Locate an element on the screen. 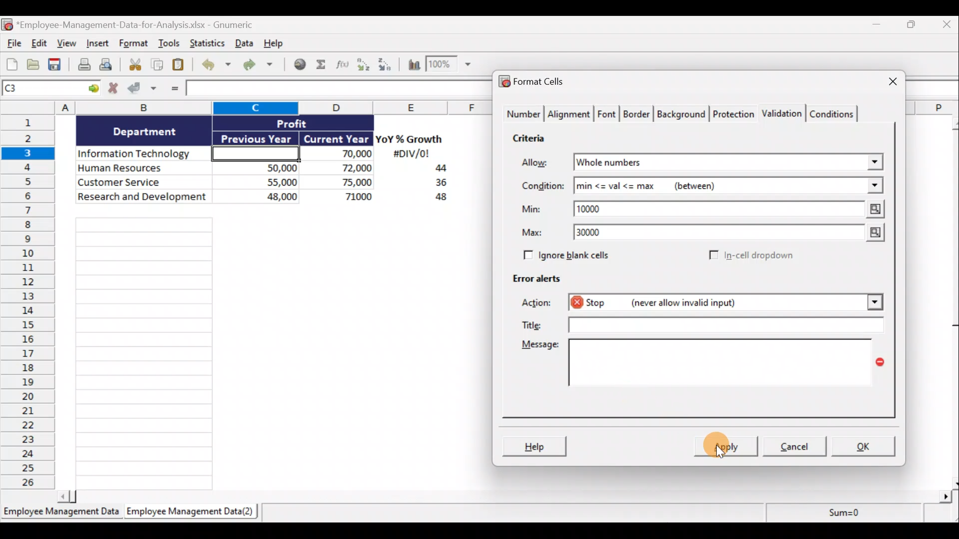  Condition is located at coordinates (542, 186).